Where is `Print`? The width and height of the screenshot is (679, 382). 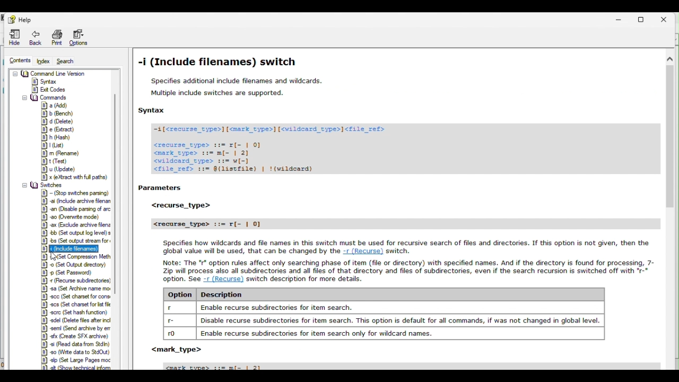
Print is located at coordinates (57, 37).